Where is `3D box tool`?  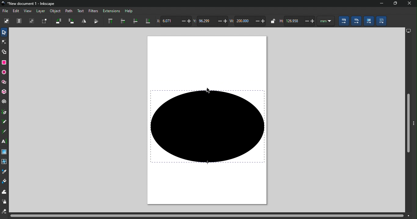 3D box tool is located at coordinates (5, 92).